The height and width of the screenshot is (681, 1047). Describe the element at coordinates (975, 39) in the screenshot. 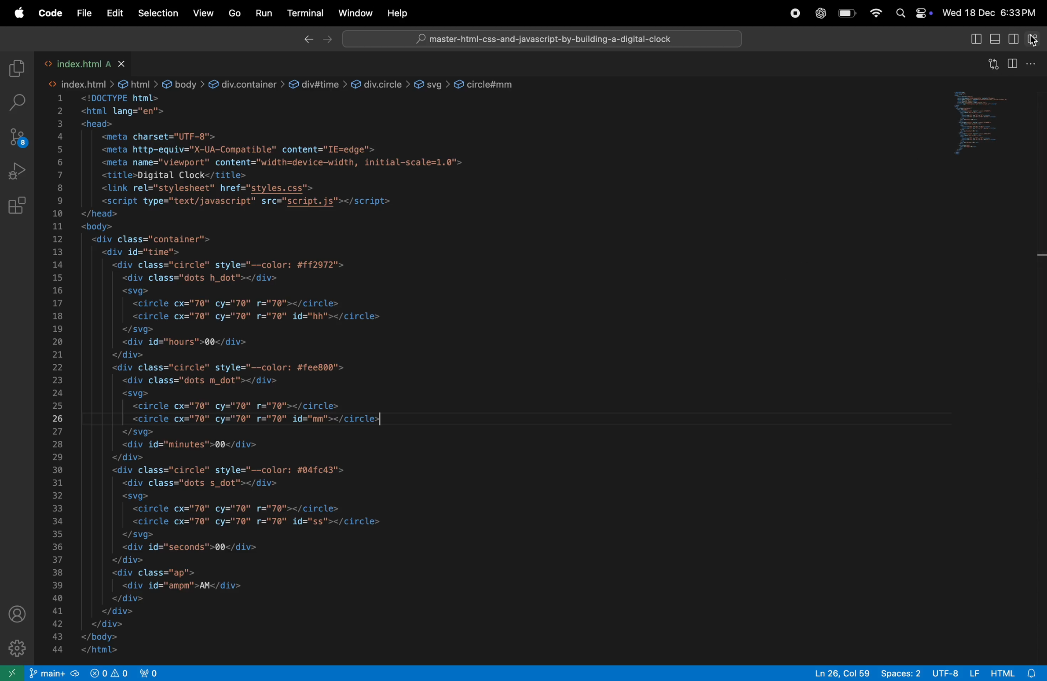

I see `toggle primary side bar` at that location.